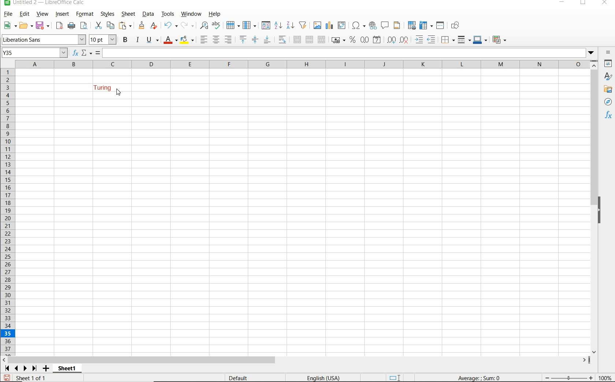 Image resolution: width=615 pixels, height=382 pixels. What do you see at coordinates (412, 25) in the screenshot?
I see `DEFINE PRINT AREA` at bounding box center [412, 25].